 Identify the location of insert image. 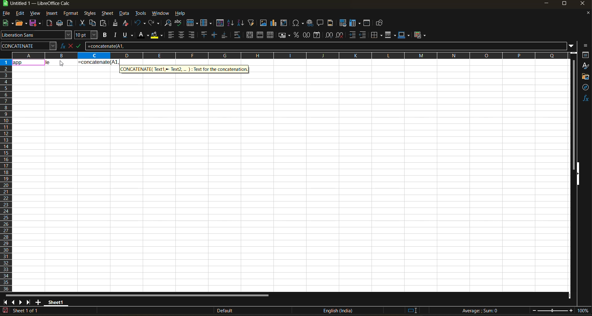
(263, 23).